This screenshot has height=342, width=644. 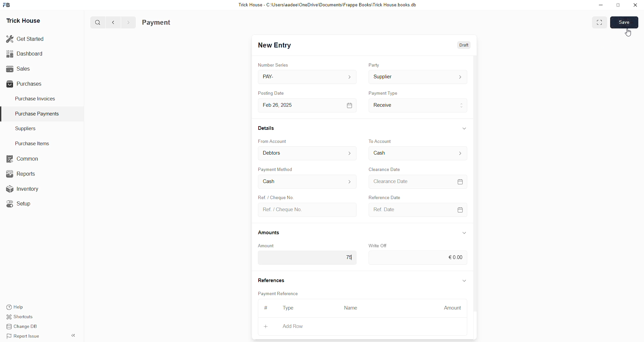 I want to click on Payment Reference, so click(x=278, y=293).